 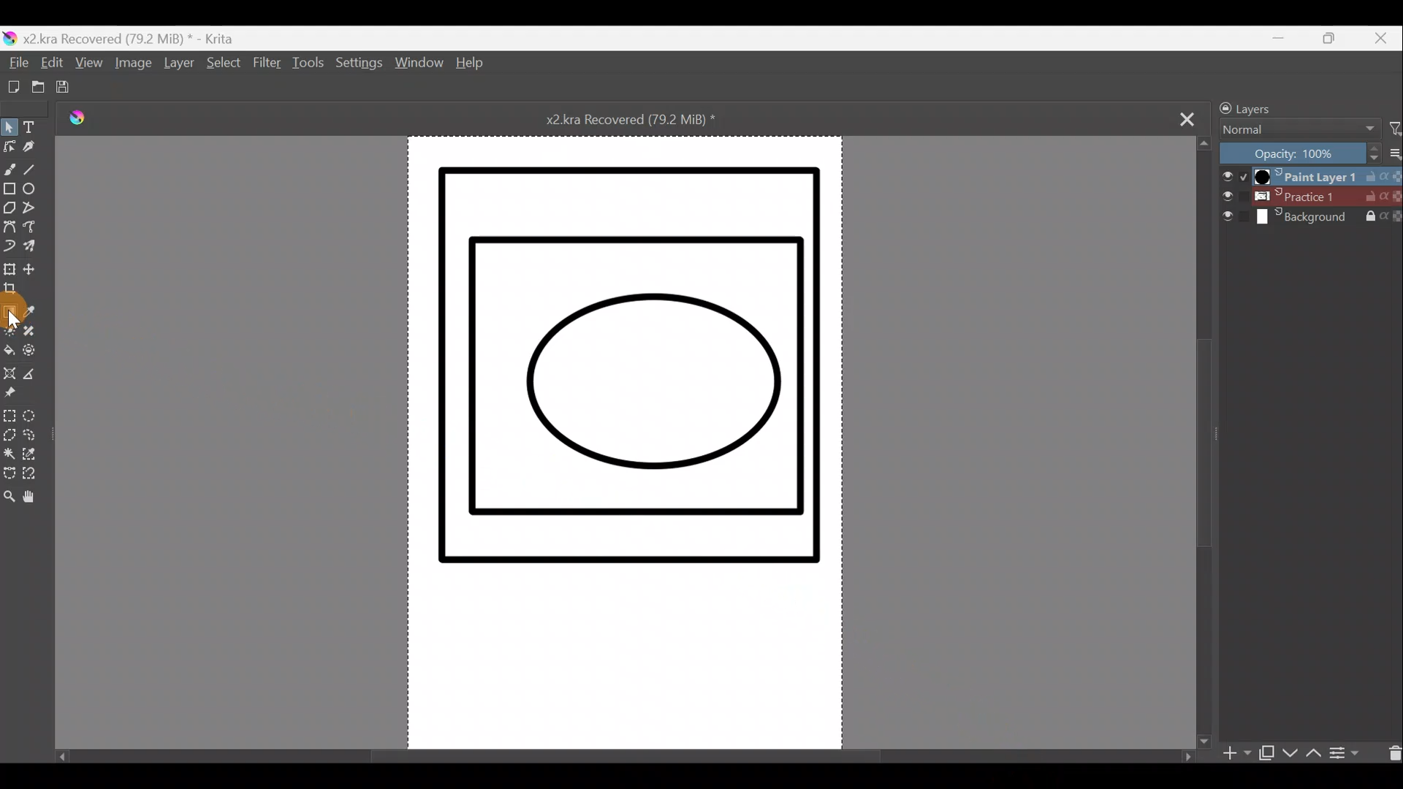 What do you see at coordinates (32, 88) in the screenshot?
I see `Open existing document` at bounding box center [32, 88].